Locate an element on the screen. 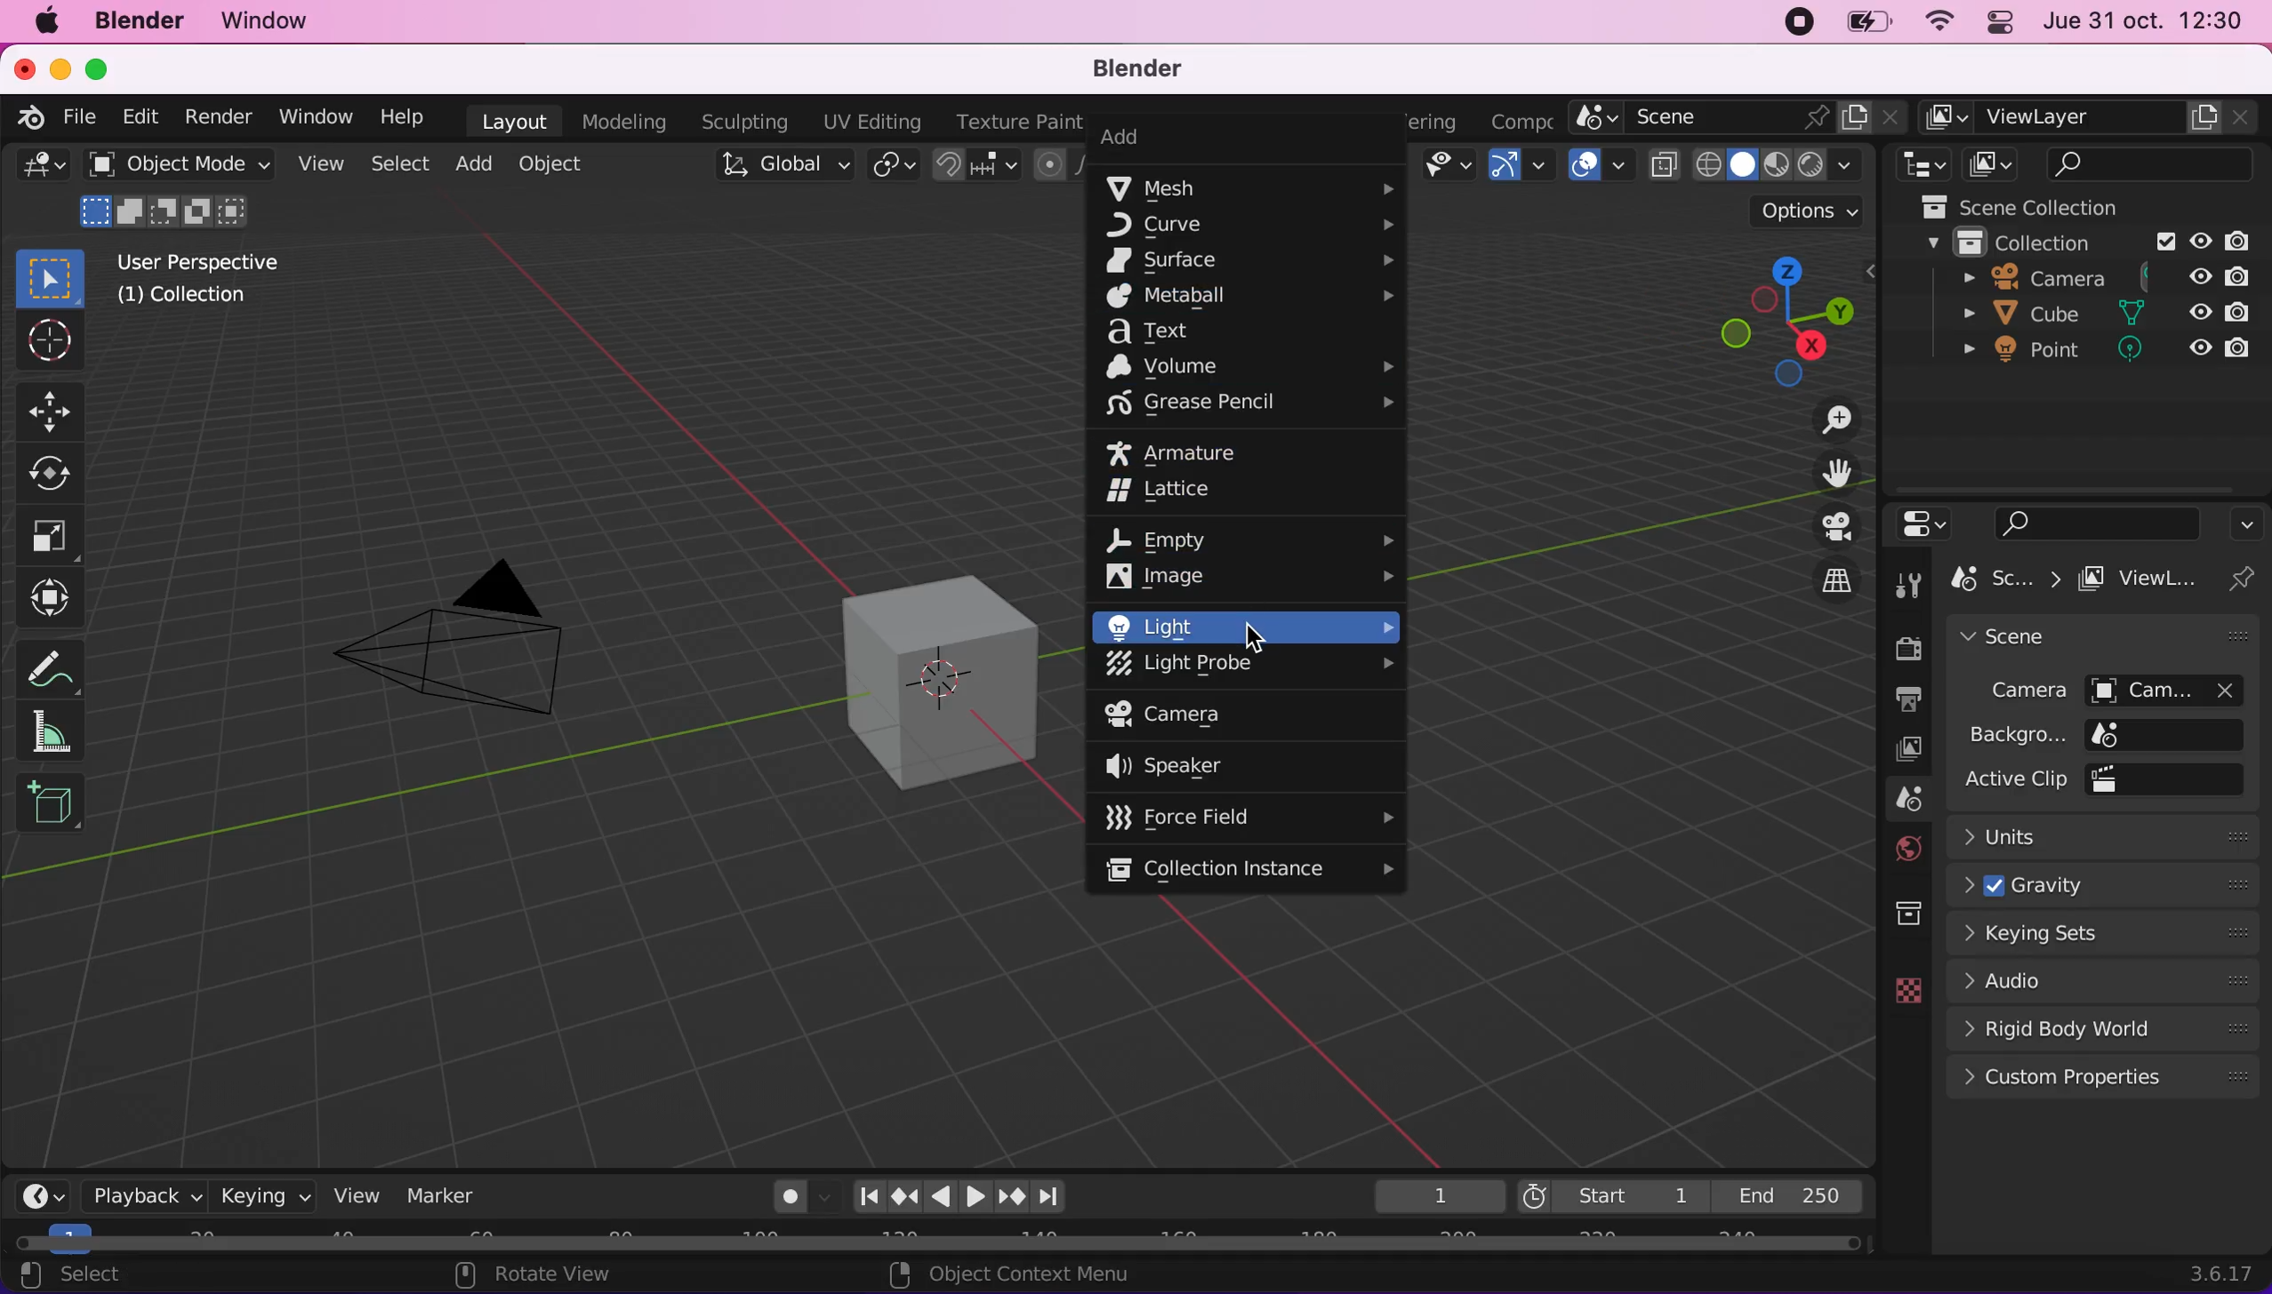 The image size is (2272, 1294). add is located at coordinates (481, 166).